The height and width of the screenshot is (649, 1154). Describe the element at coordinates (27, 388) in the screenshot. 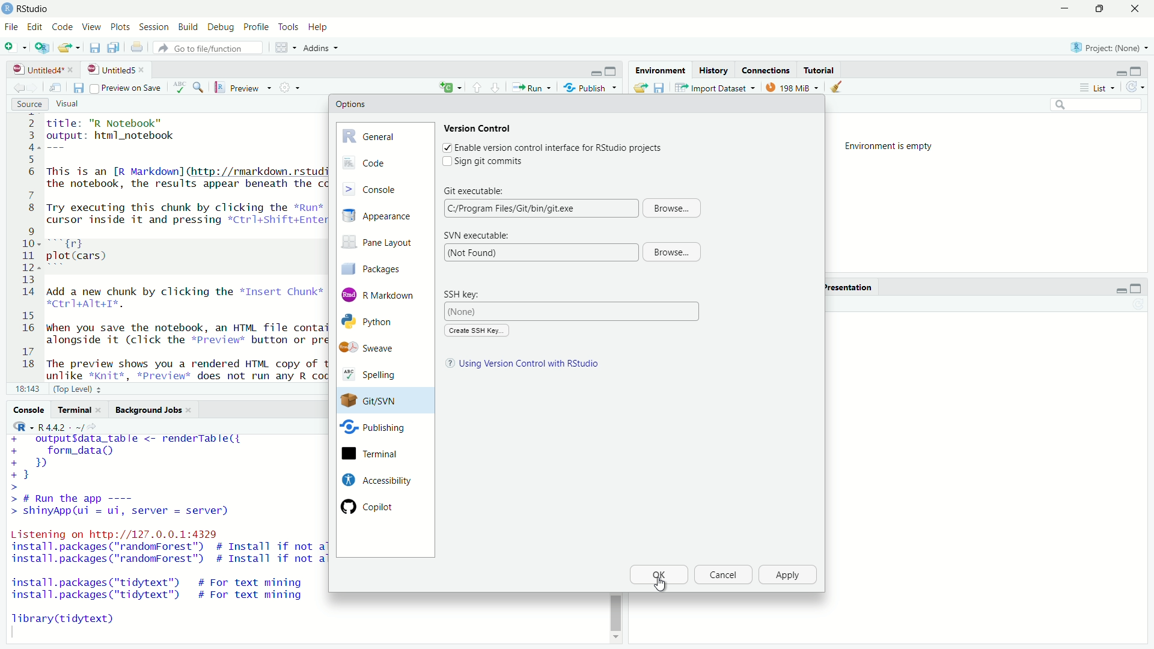

I see `18:143` at that location.